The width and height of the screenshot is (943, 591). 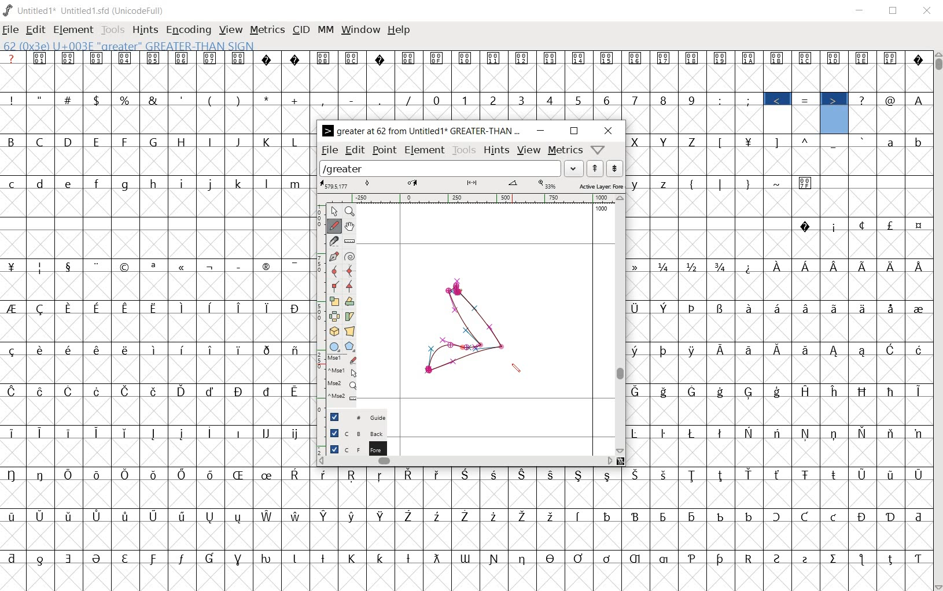 What do you see at coordinates (539, 131) in the screenshot?
I see `minimize` at bounding box center [539, 131].